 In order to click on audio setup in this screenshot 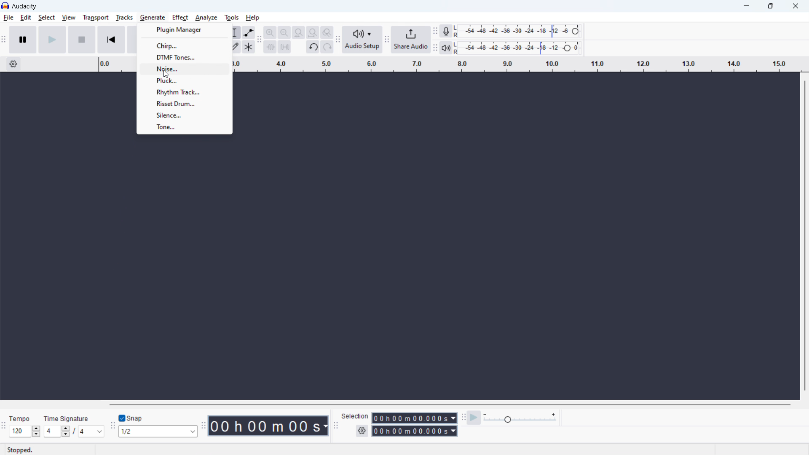, I will do `click(362, 40)`.